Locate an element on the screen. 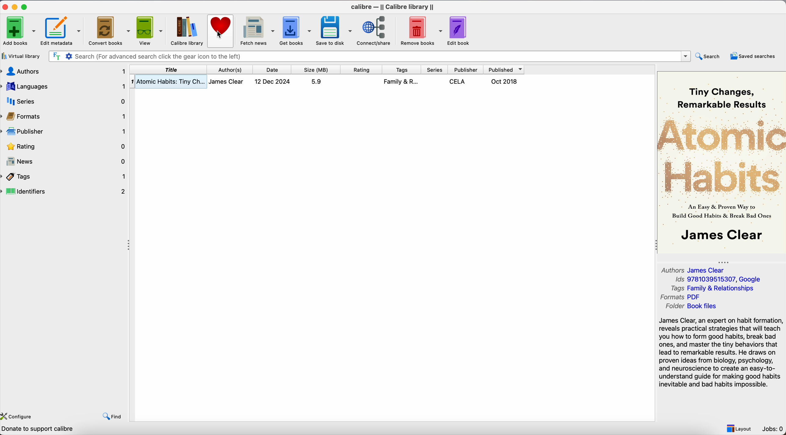 This screenshot has height=435, width=786. publisher is located at coordinates (65, 132).